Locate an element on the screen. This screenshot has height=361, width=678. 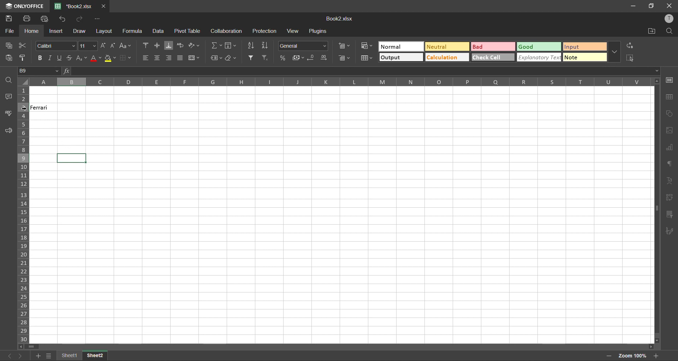
justified is located at coordinates (181, 58).